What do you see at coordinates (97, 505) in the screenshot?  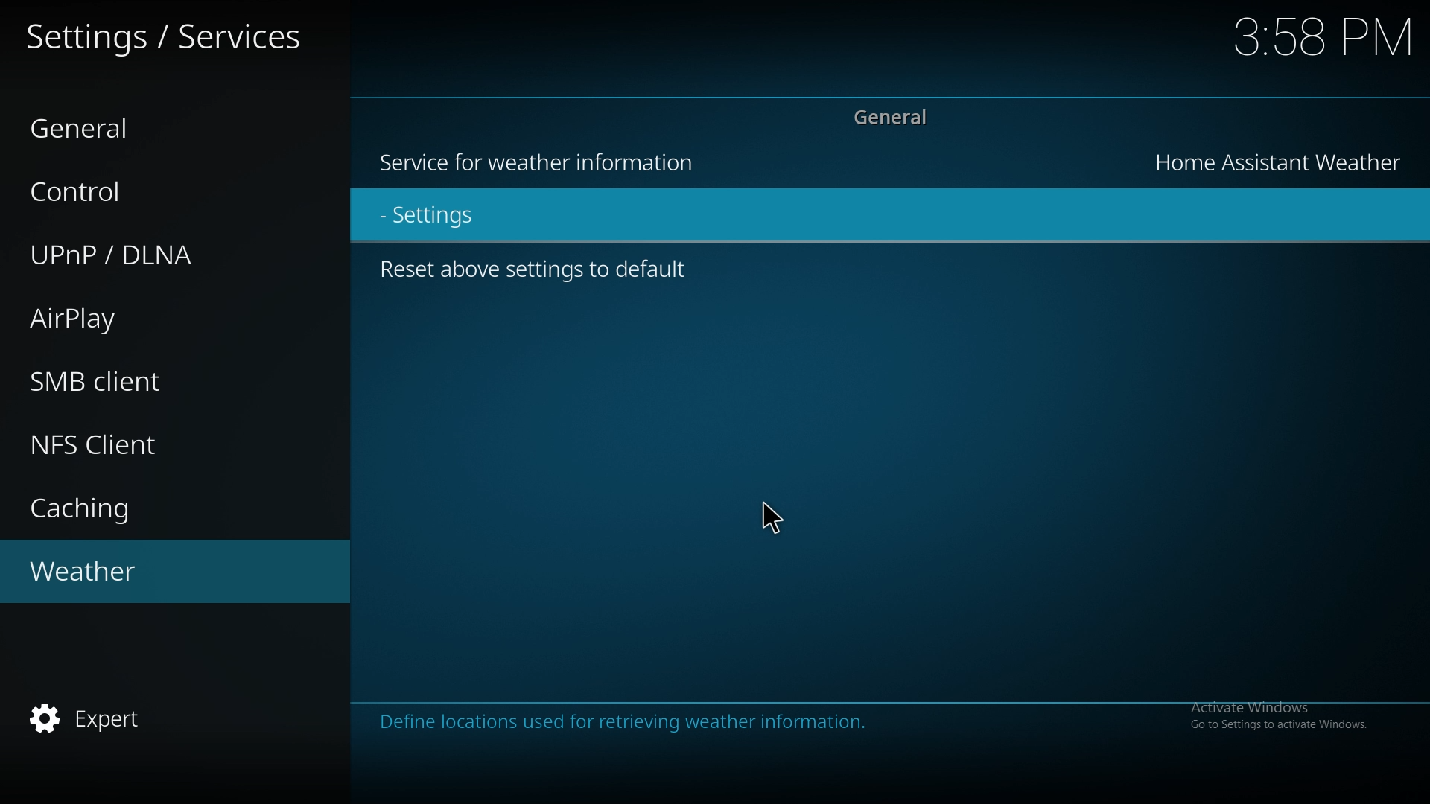 I see `Caching` at bounding box center [97, 505].